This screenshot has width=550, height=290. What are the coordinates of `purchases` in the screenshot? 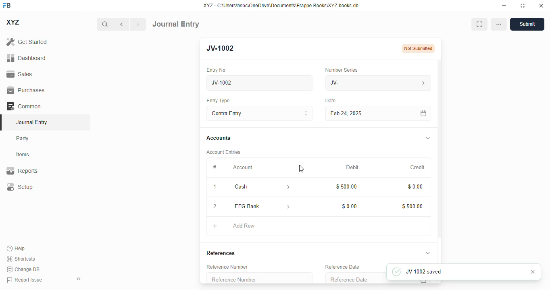 It's located at (27, 90).